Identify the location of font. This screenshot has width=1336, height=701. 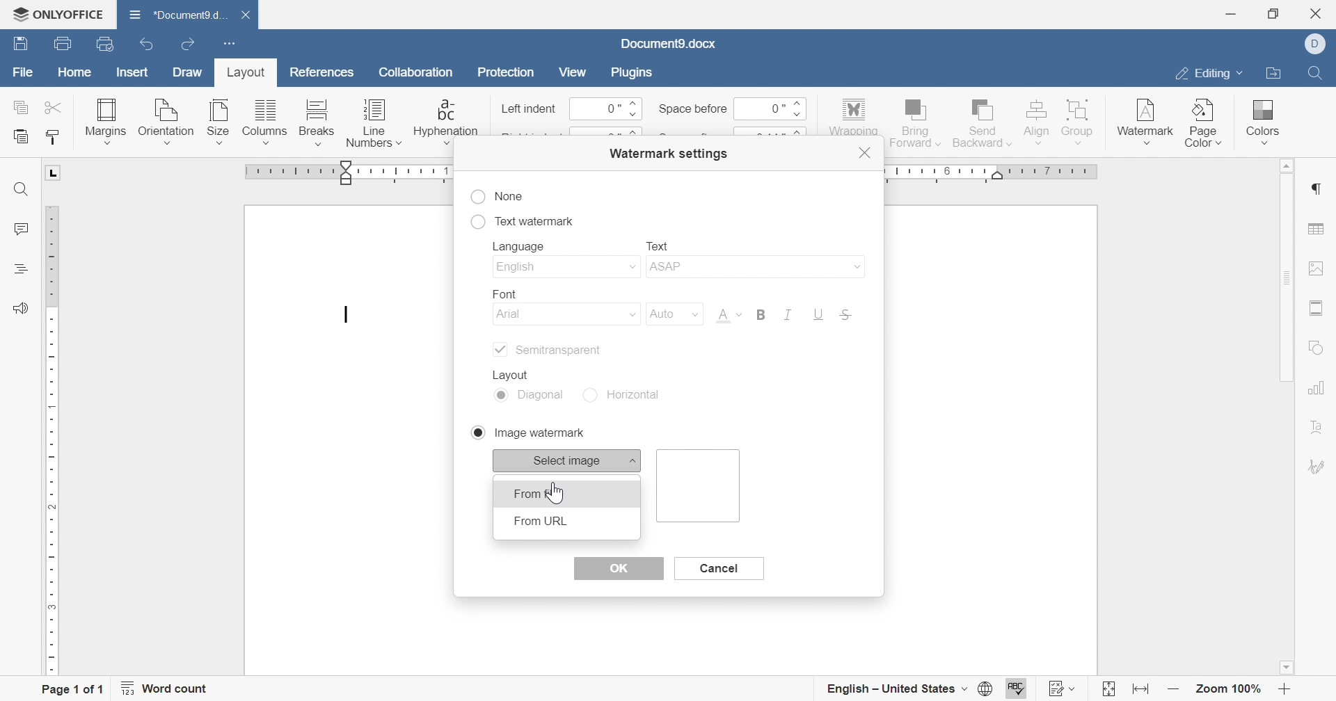
(500, 291).